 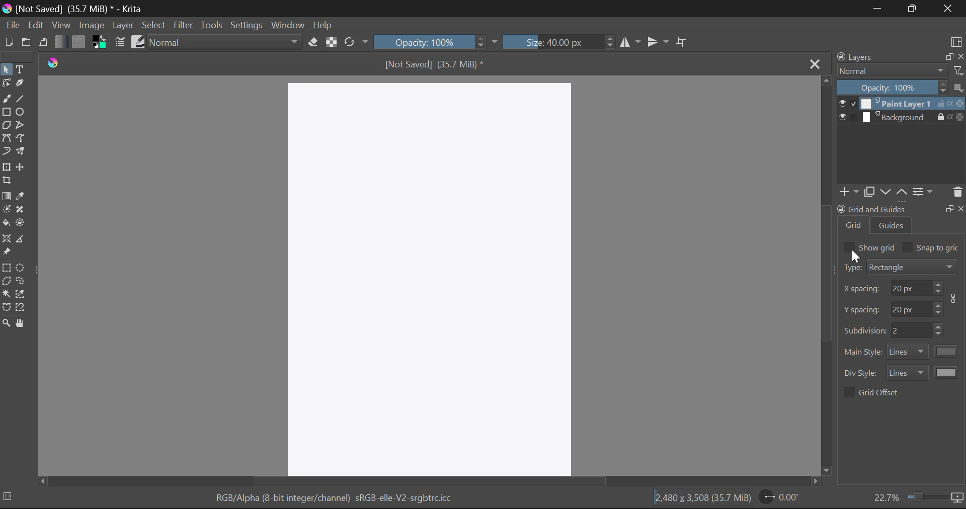 What do you see at coordinates (6, 197) in the screenshot?
I see `Gradient Fill` at bounding box center [6, 197].